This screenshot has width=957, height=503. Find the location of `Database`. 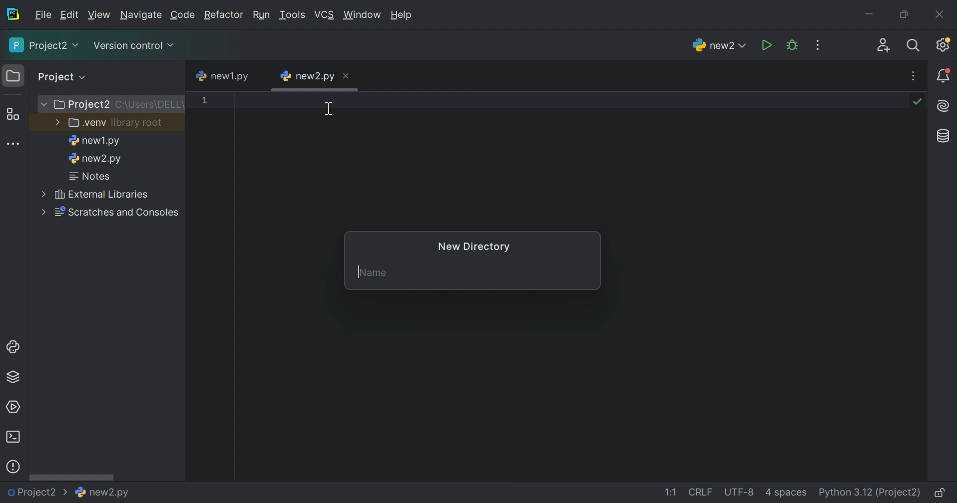

Database is located at coordinates (945, 137).